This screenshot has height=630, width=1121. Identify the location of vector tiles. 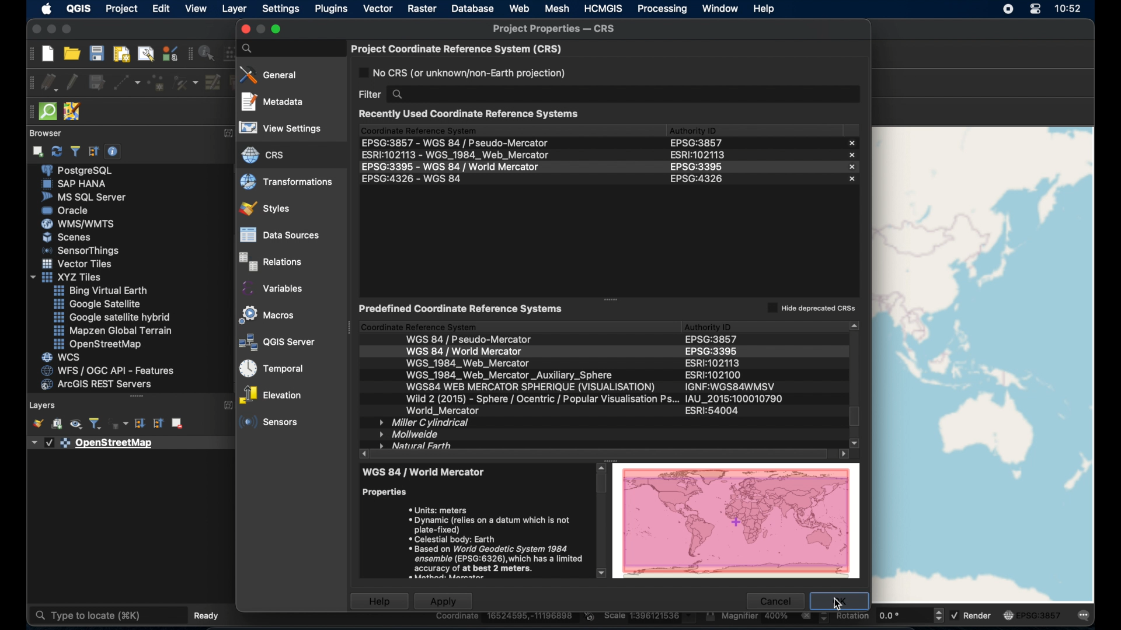
(78, 264).